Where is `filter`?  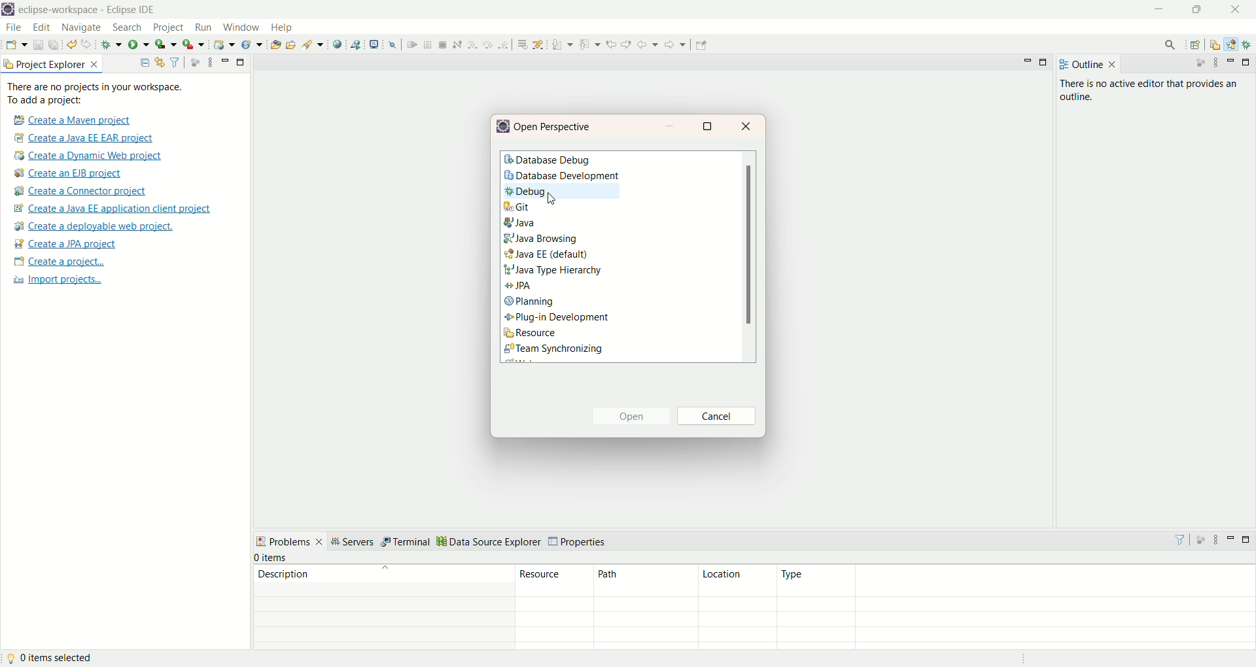 filter is located at coordinates (175, 61).